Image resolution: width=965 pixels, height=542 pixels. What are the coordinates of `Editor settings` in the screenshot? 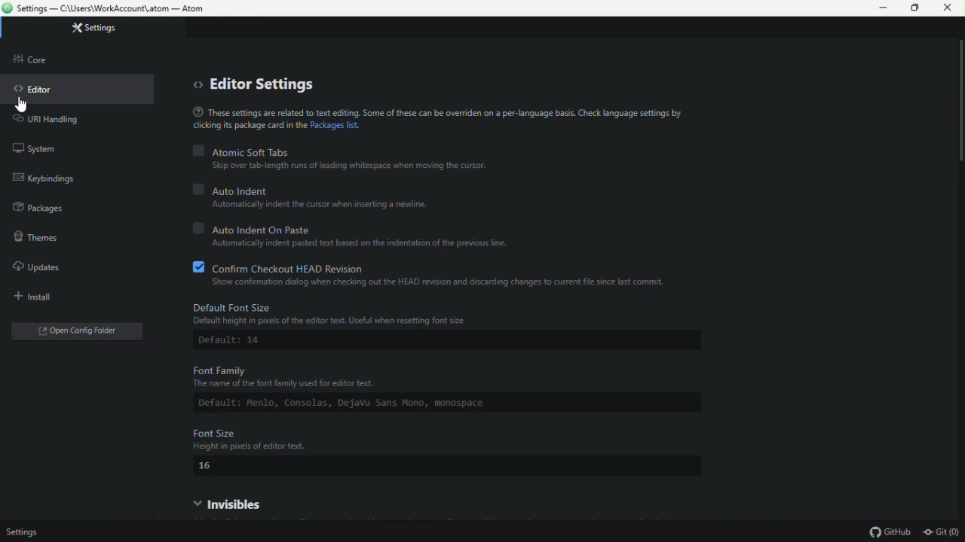 It's located at (261, 85).